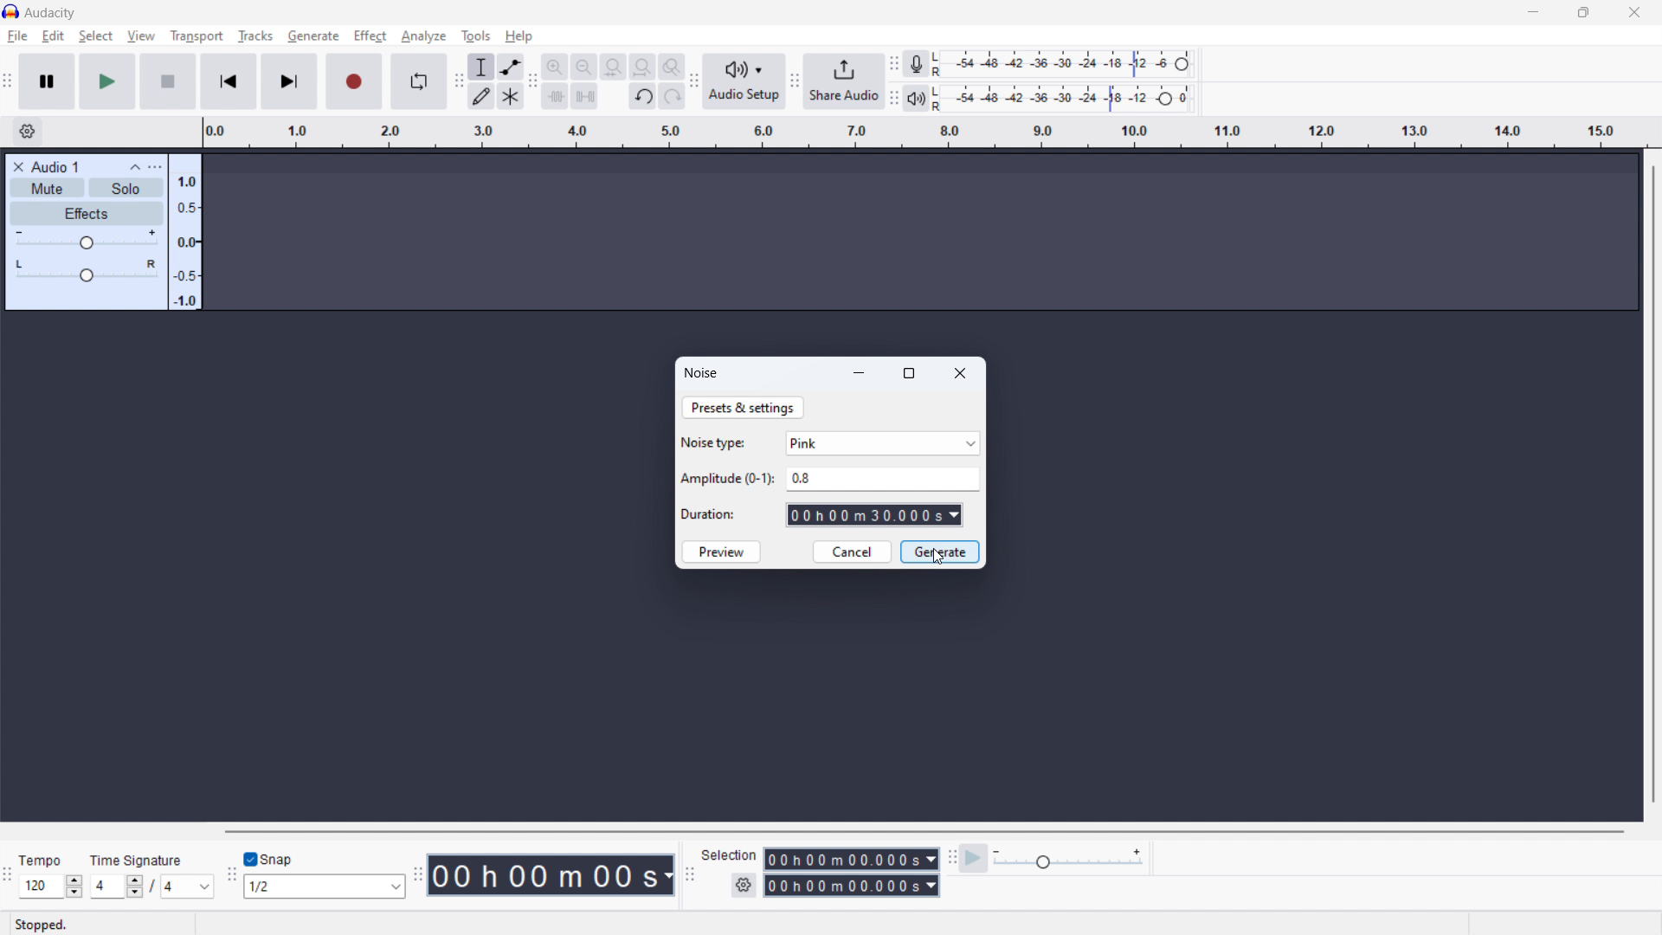 The width and height of the screenshot is (1662, 935). Describe the element at coordinates (53, 35) in the screenshot. I see `edit` at that location.